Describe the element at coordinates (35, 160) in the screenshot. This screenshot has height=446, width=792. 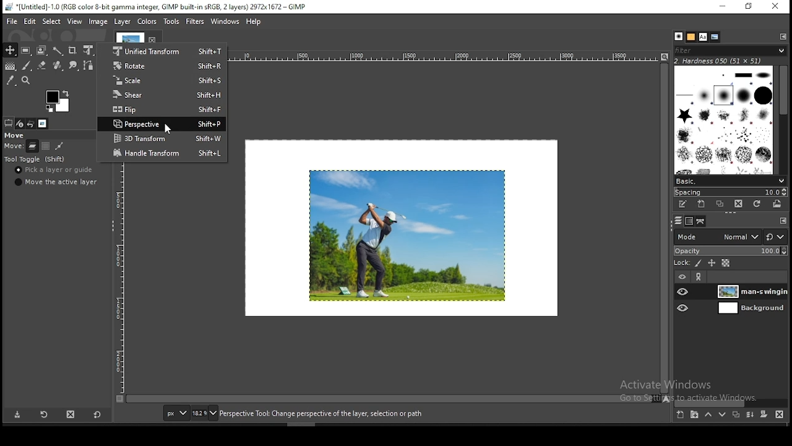
I see `tool toggle` at that location.